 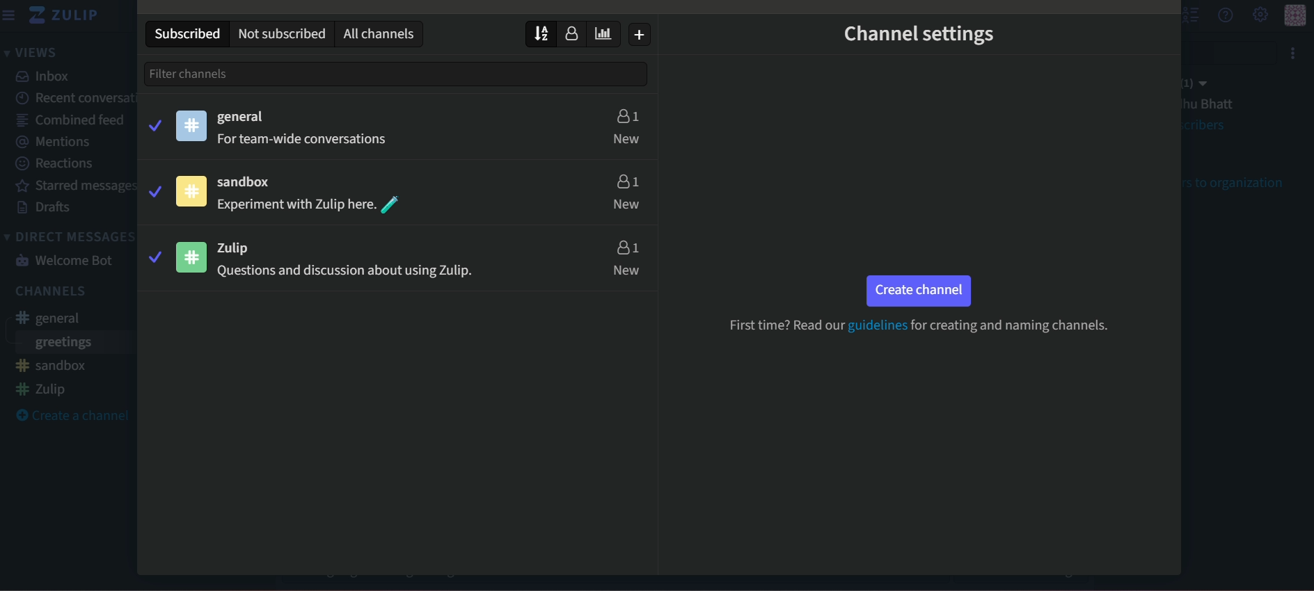 What do you see at coordinates (70, 97) in the screenshot?
I see `recent conversations` at bounding box center [70, 97].